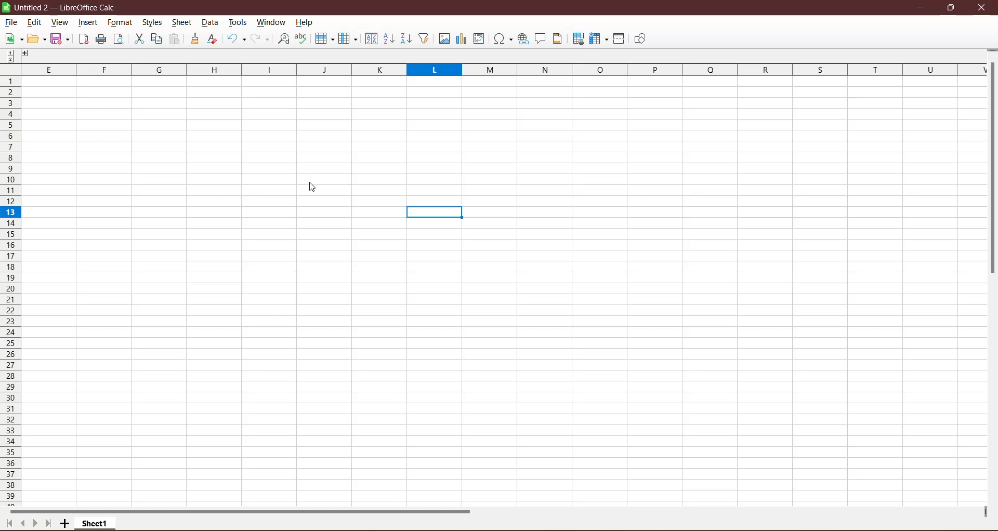 Image resolution: width=998 pixels, height=531 pixels. Describe the element at coordinates (96, 523) in the screenshot. I see `Sheet Name` at that location.